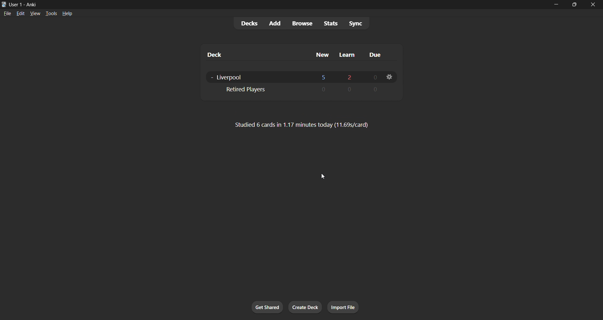  Describe the element at coordinates (305, 306) in the screenshot. I see `create deck` at that location.